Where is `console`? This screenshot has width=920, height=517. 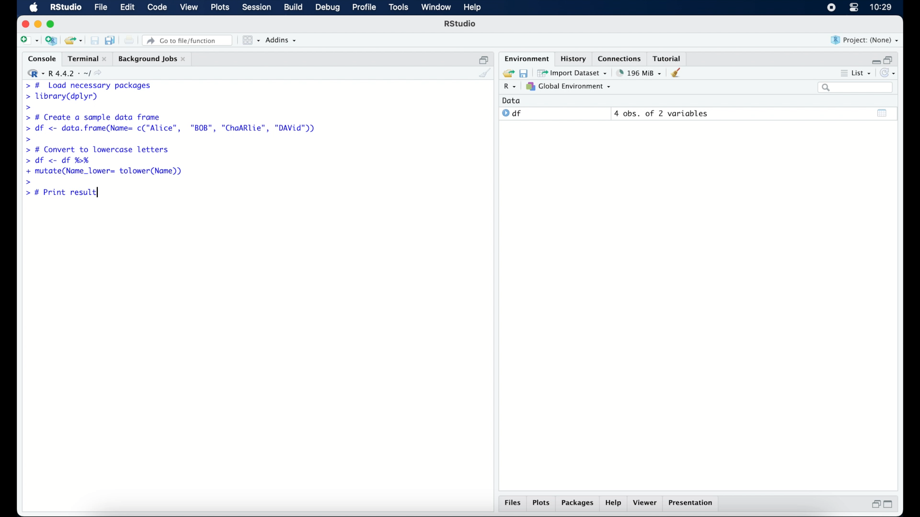 console is located at coordinates (40, 59).